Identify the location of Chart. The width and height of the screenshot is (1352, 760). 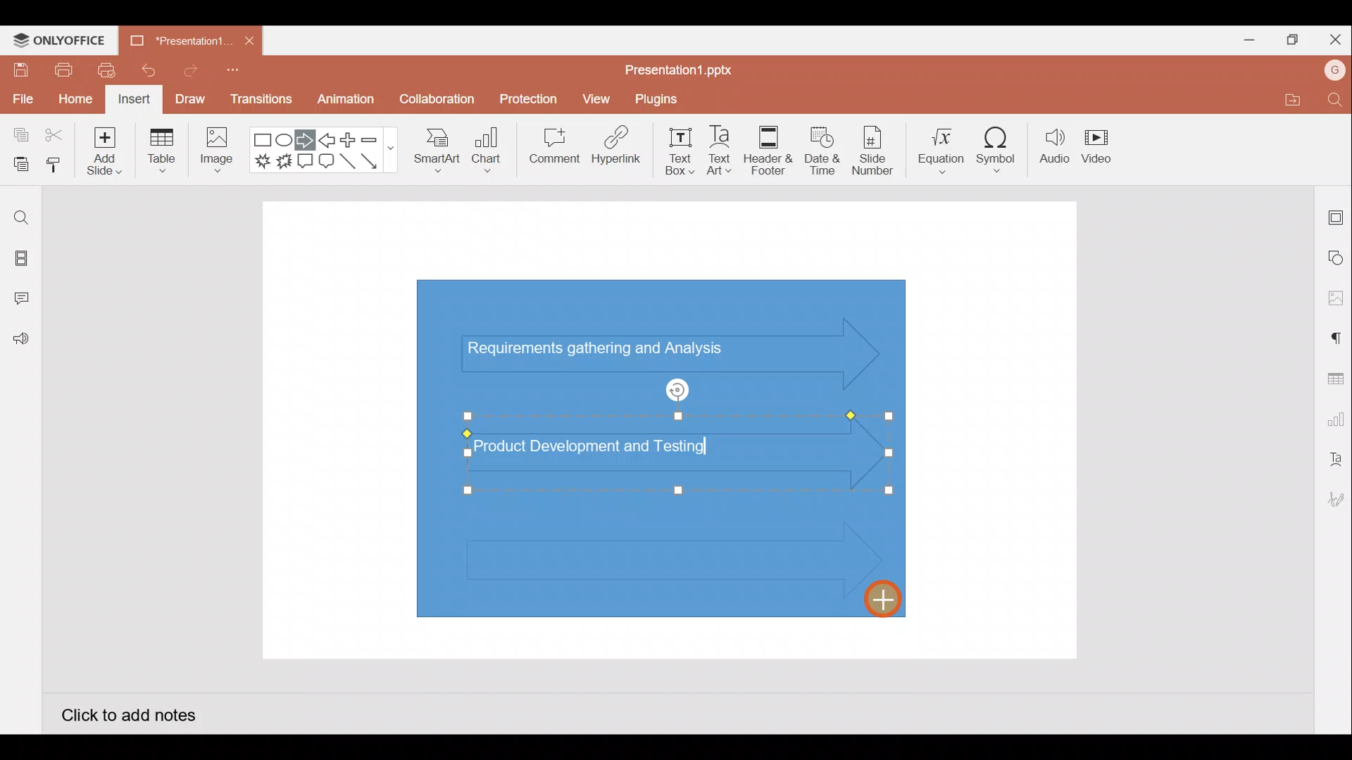
(487, 148).